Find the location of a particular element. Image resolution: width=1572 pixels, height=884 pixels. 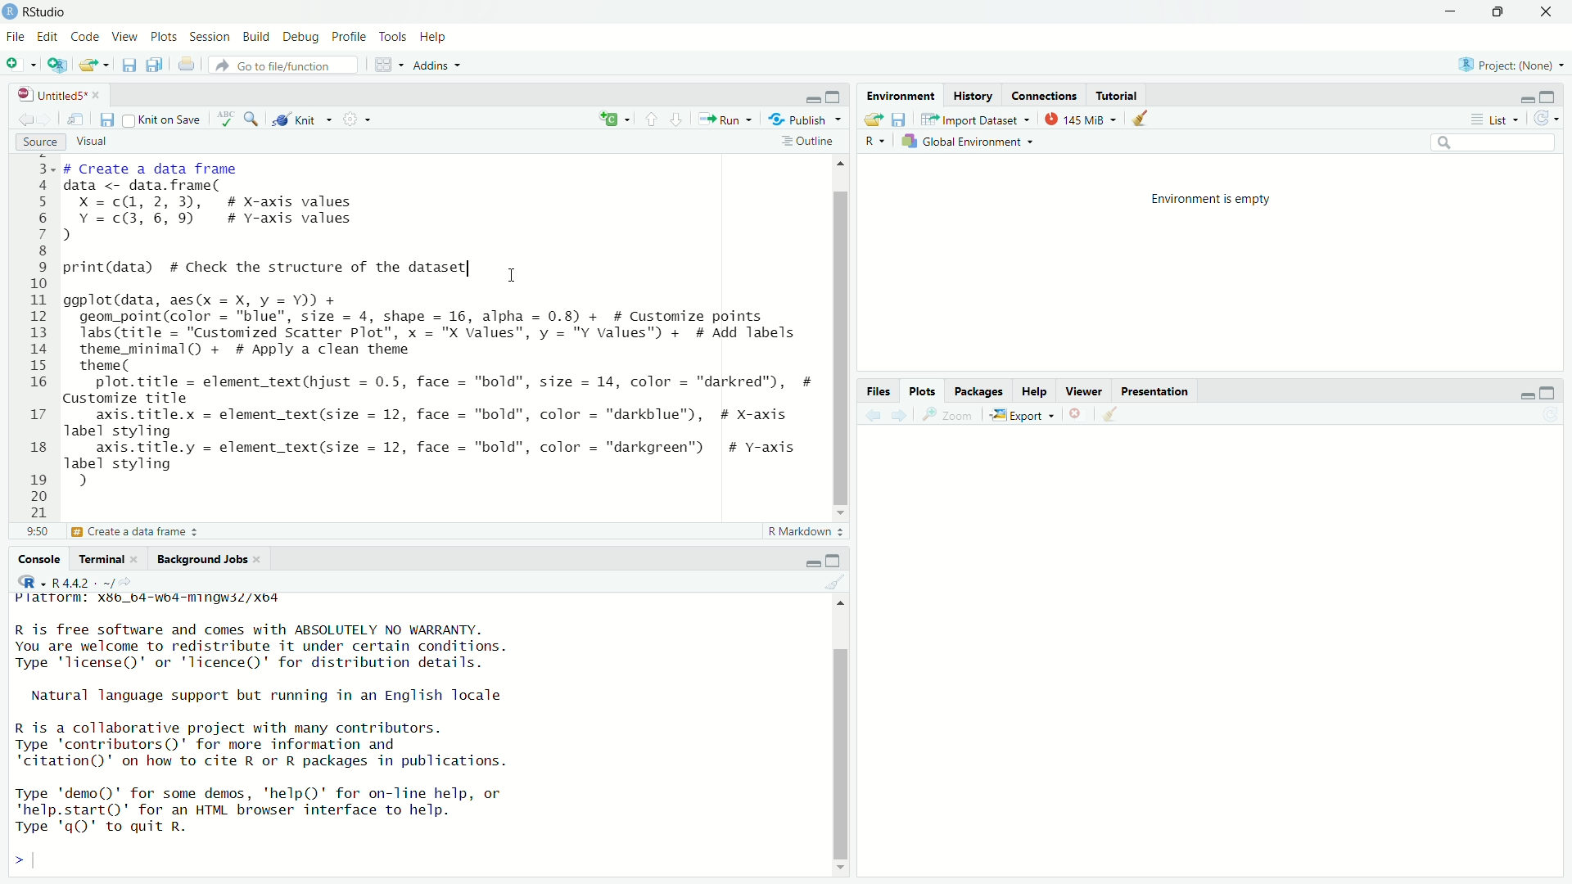

Plots is located at coordinates (923, 393).